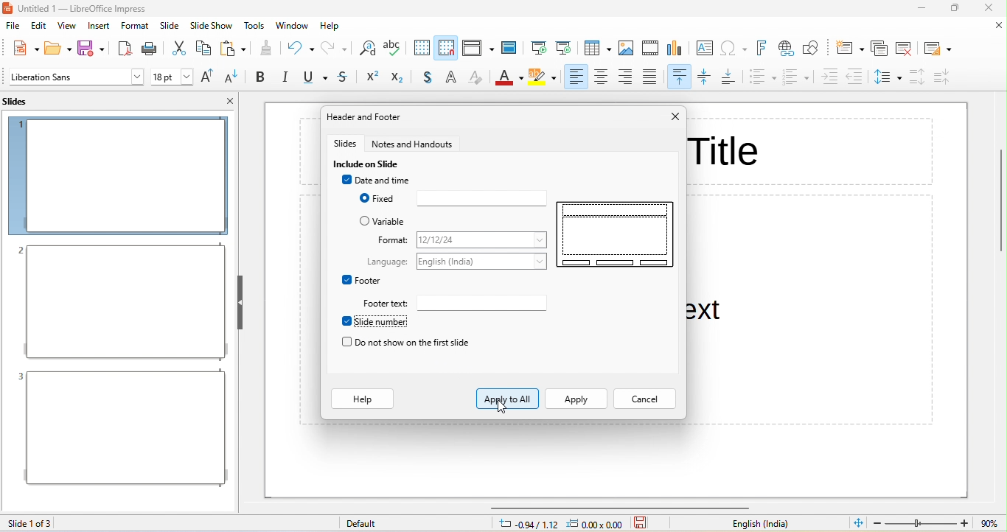 The image size is (1007, 532). What do you see at coordinates (371, 77) in the screenshot?
I see `superscript` at bounding box center [371, 77].